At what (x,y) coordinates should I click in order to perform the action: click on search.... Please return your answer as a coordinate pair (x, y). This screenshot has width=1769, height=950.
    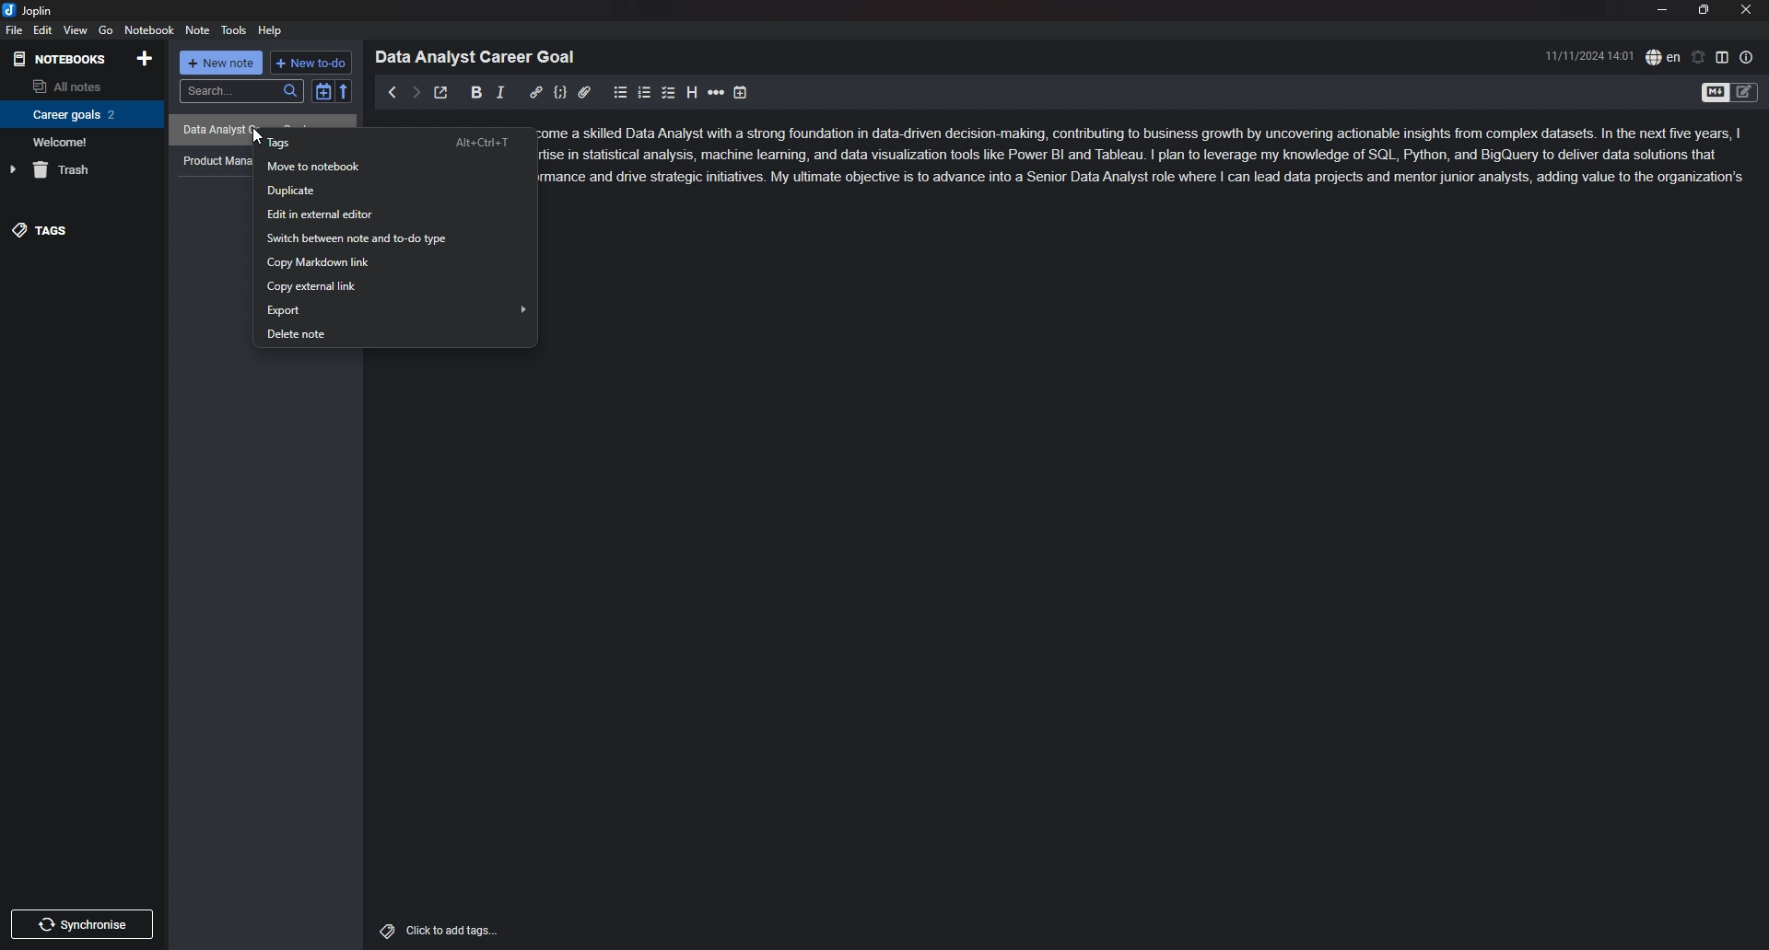
    Looking at the image, I should click on (240, 91).